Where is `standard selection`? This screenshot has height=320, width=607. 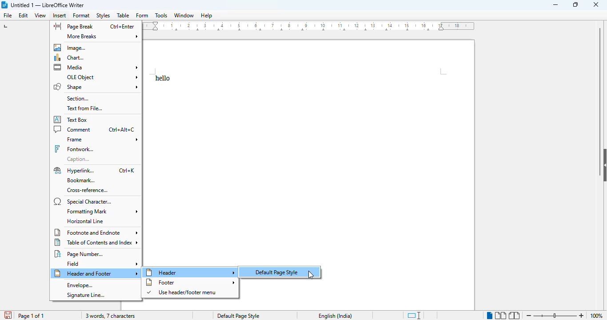 standard selection is located at coordinates (414, 316).